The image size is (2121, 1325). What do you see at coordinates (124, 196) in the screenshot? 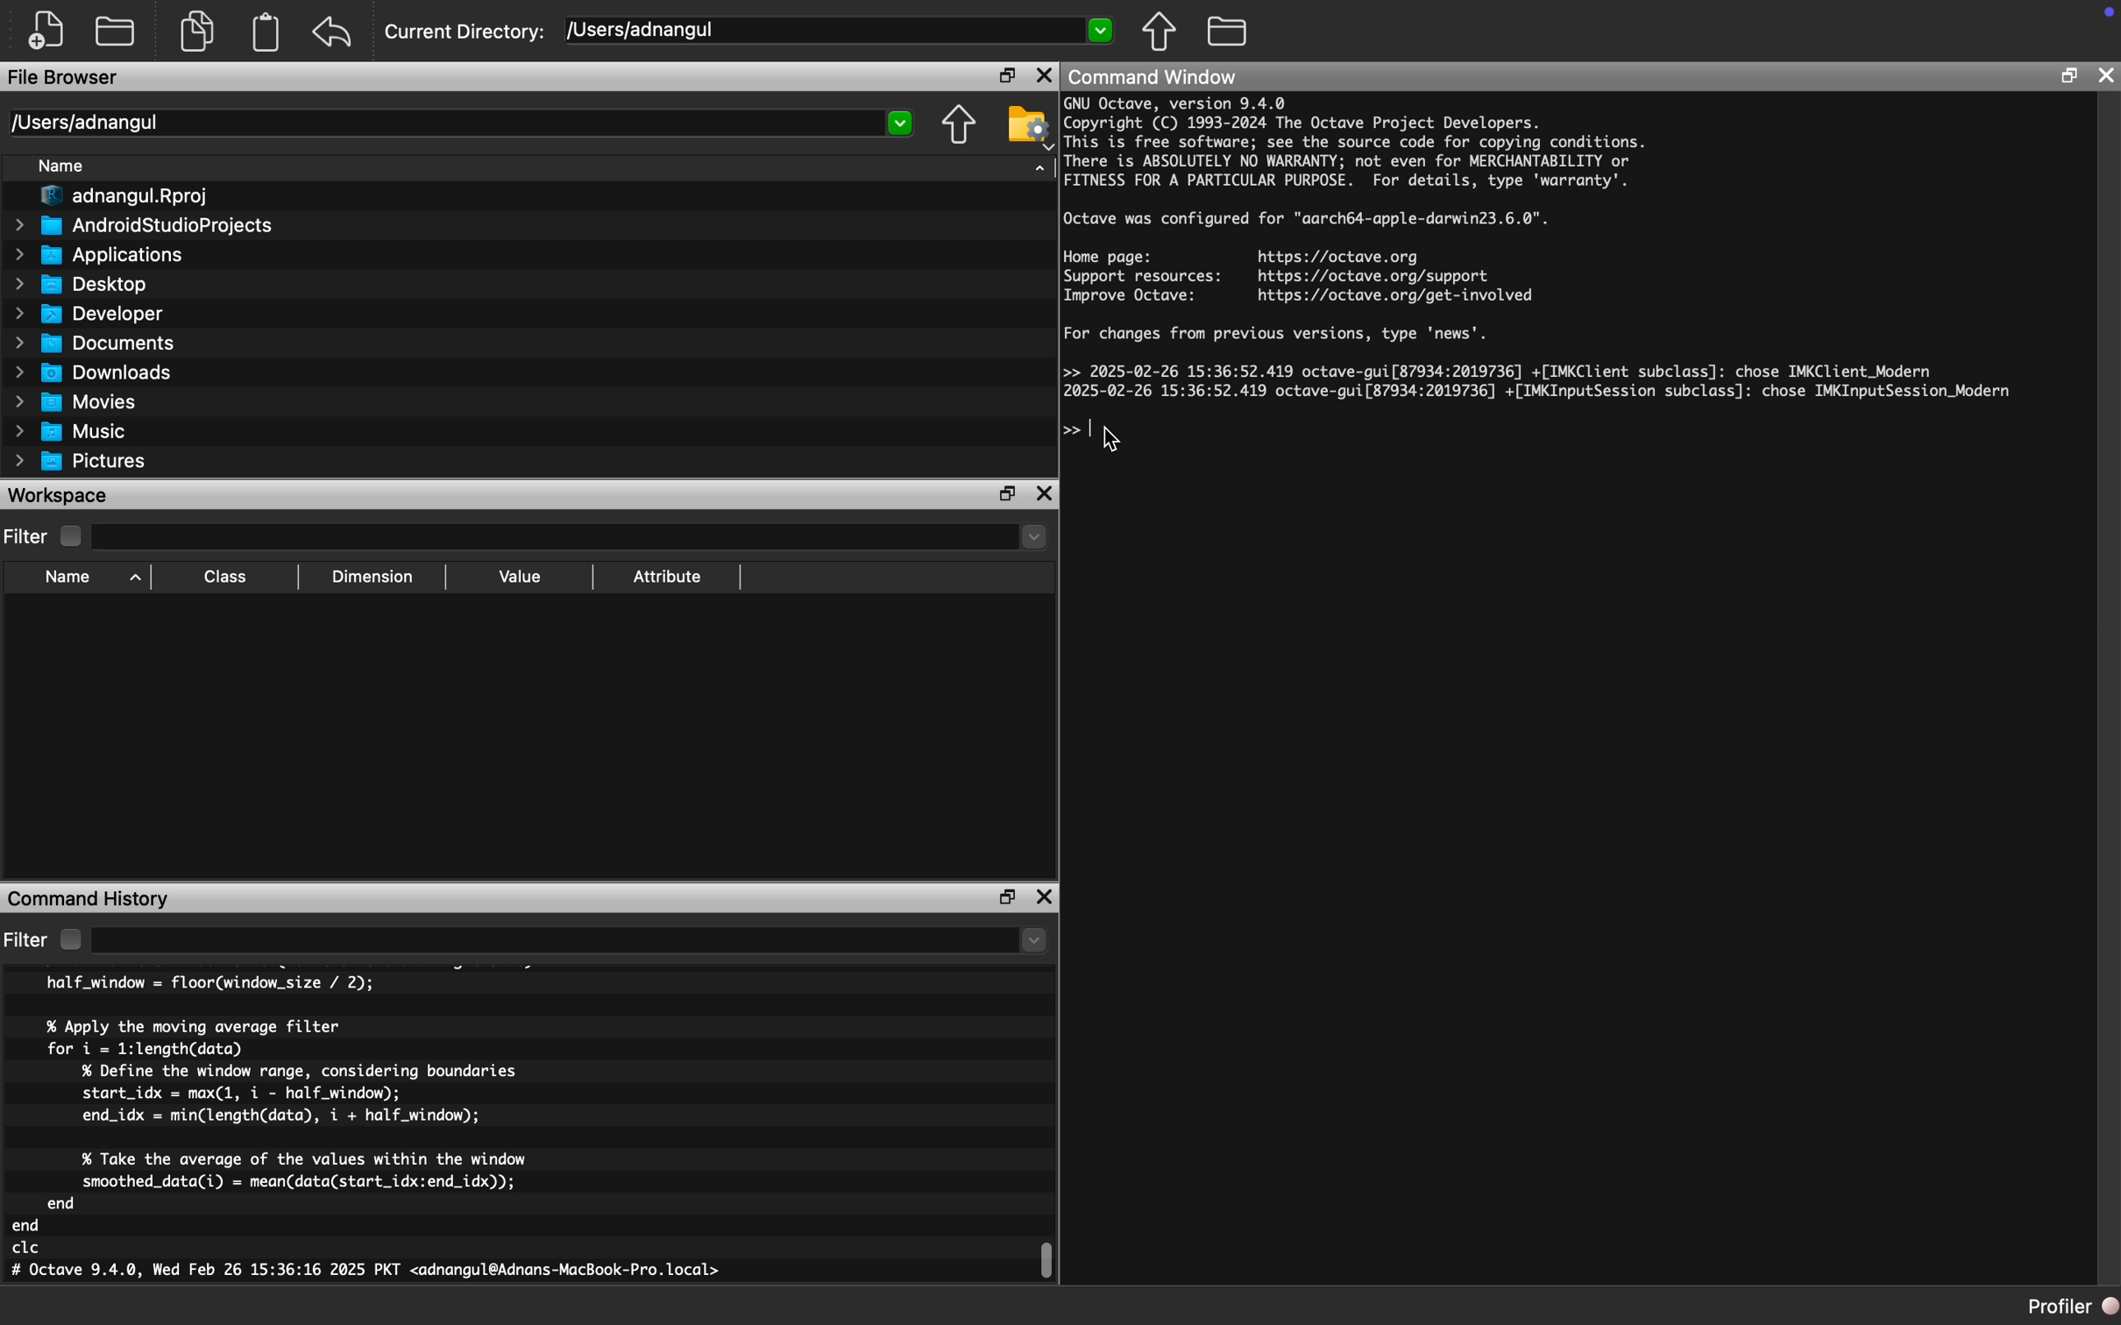
I see `adnangul.Rproj` at bounding box center [124, 196].